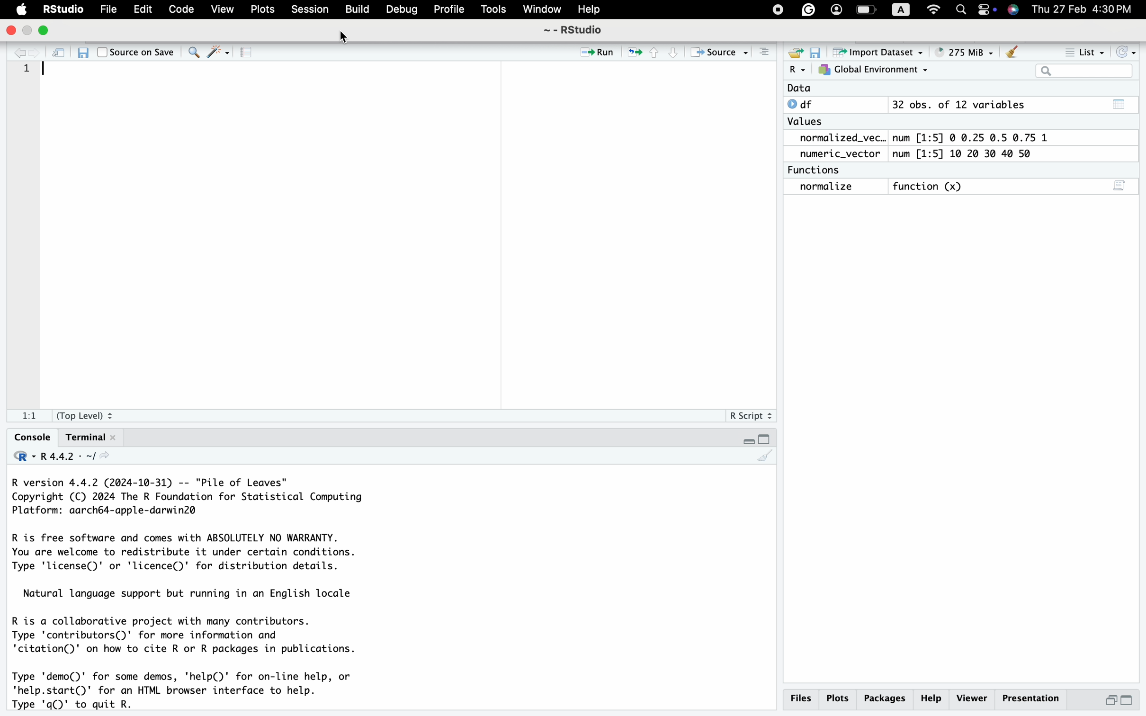  I want to click on df, so click(807, 104).